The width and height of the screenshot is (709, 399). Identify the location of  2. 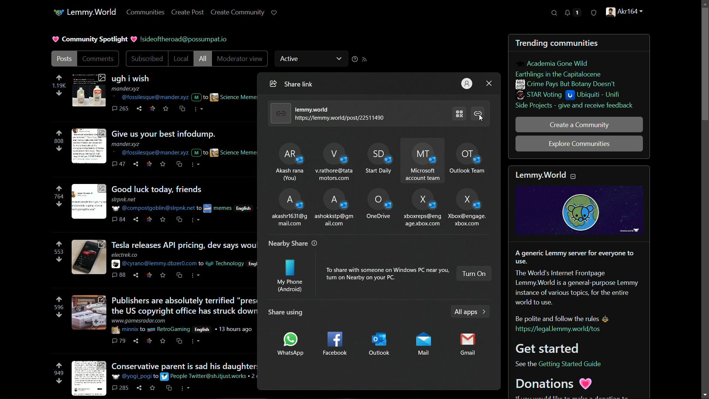
(254, 378).